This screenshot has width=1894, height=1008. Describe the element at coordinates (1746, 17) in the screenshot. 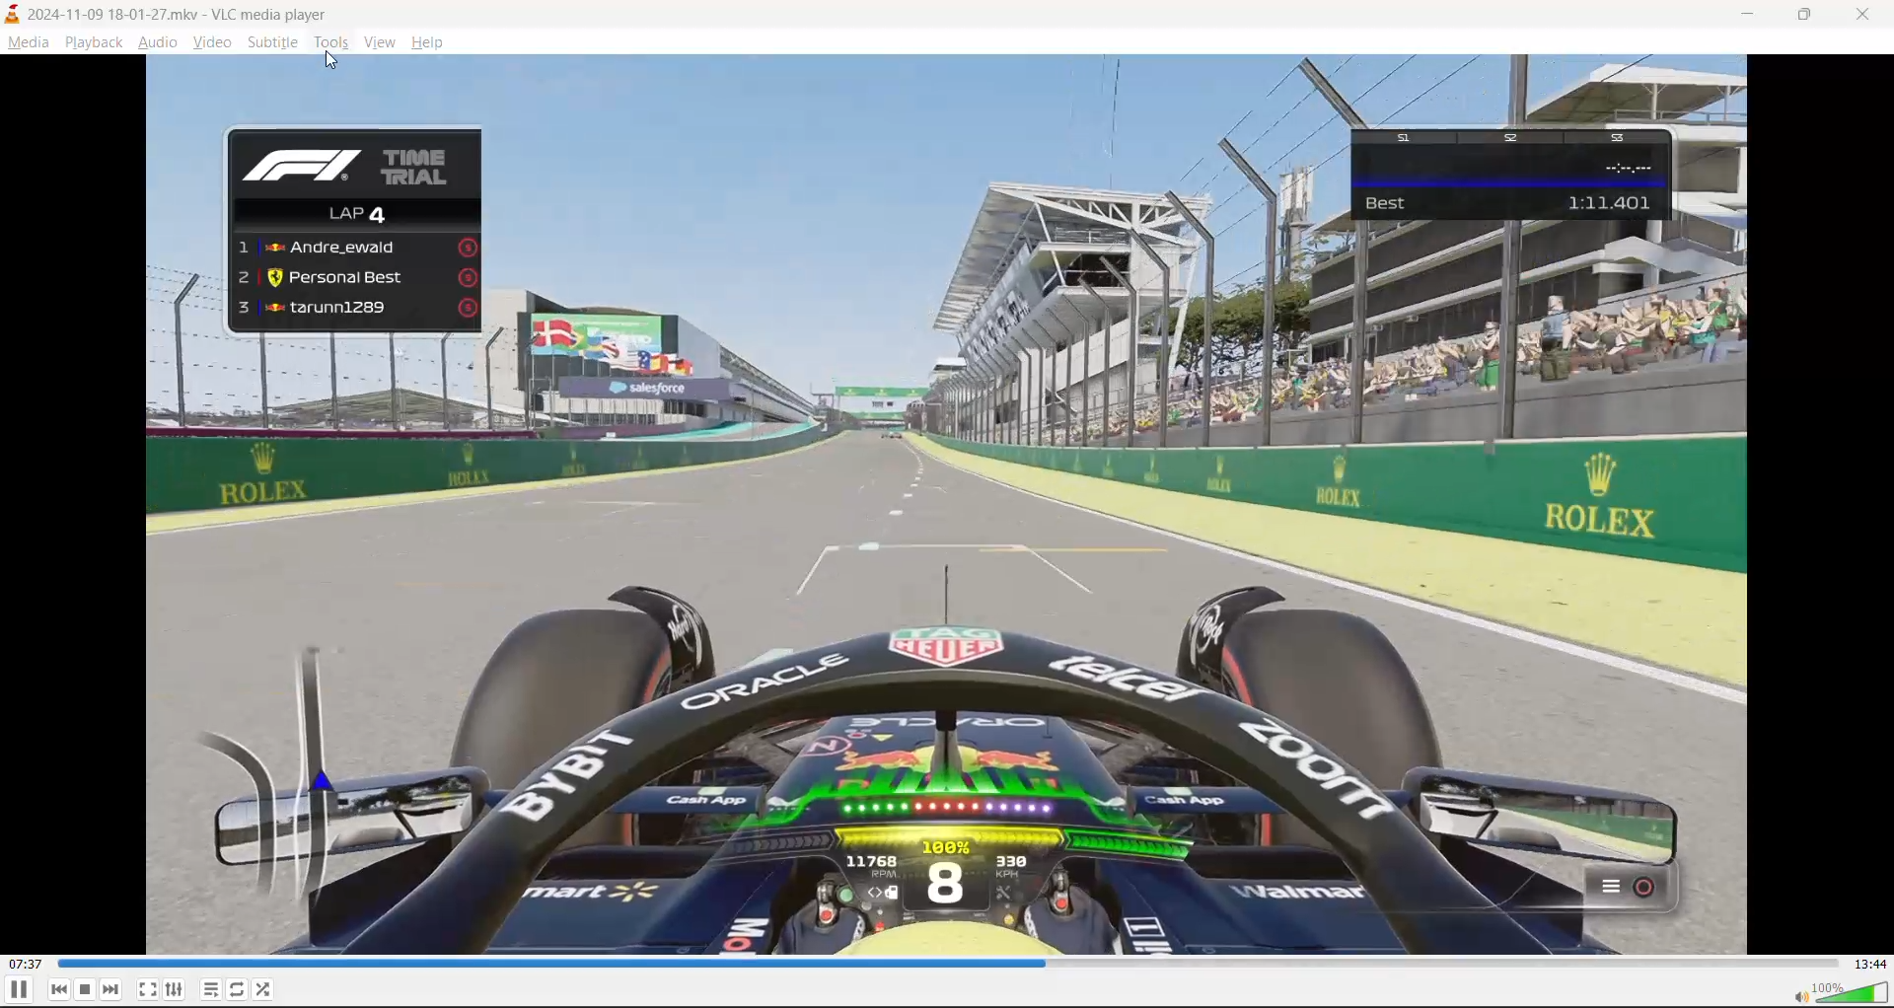

I see `minimize` at that location.